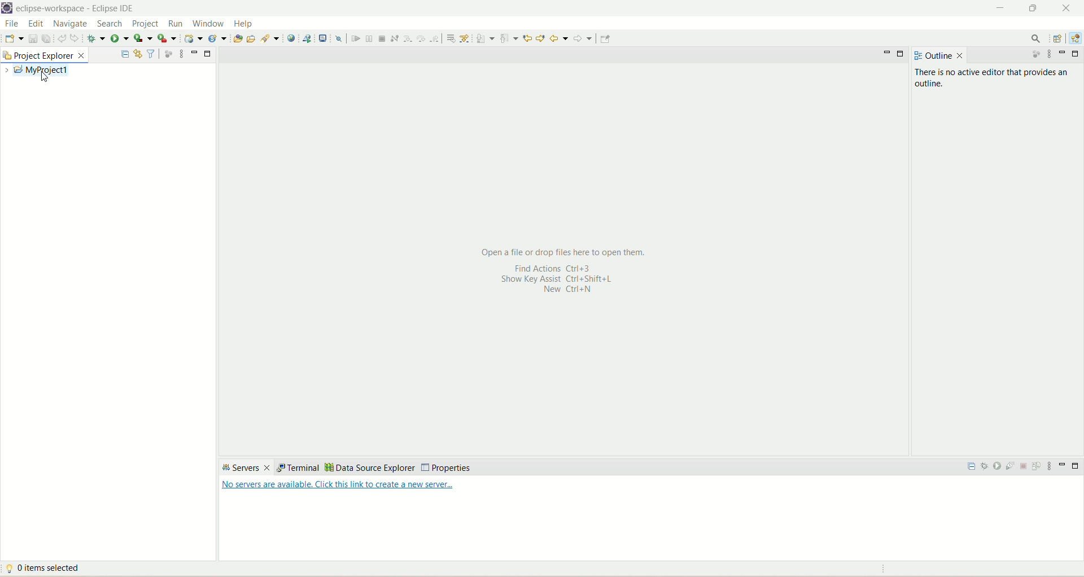  I want to click on collapse all, so click(972, 469).